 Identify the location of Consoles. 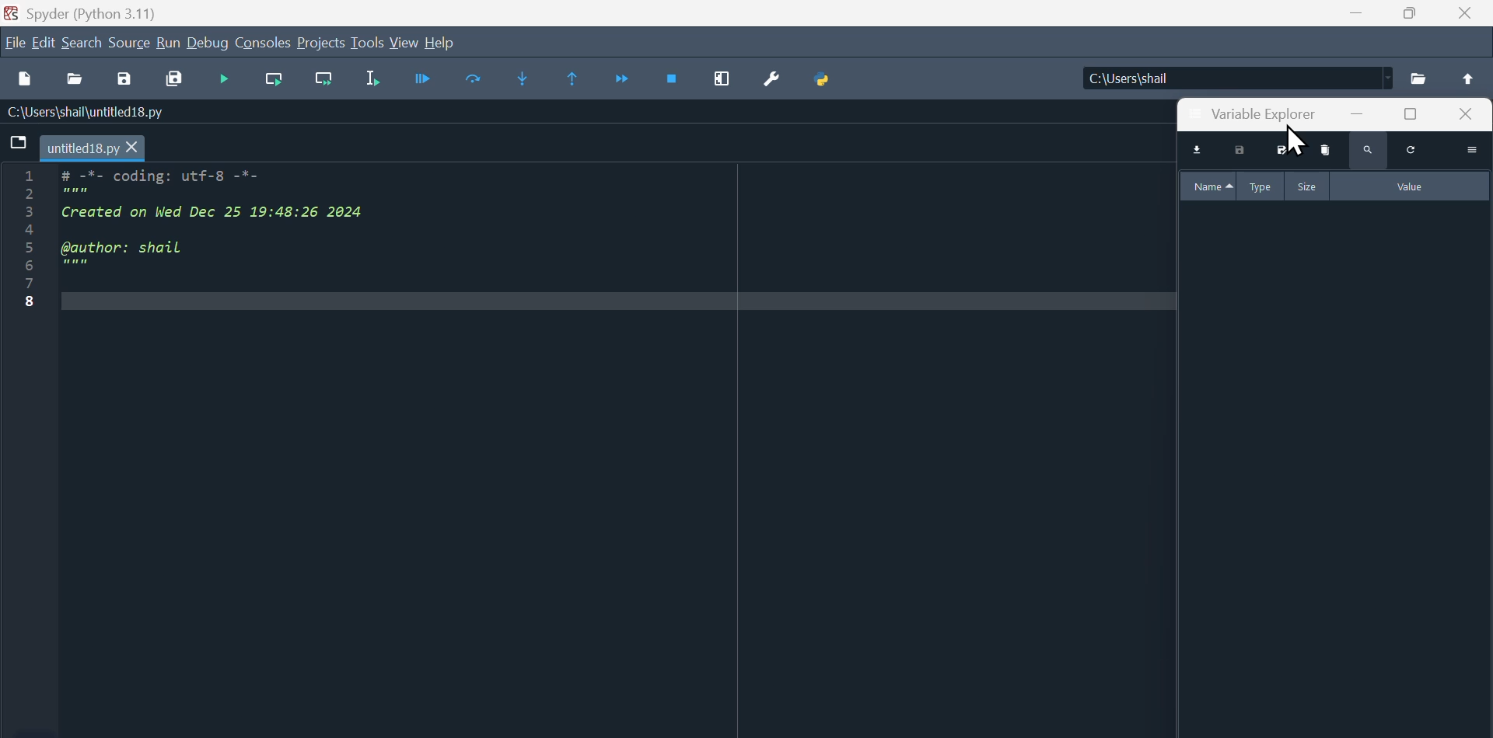
(265, 44).